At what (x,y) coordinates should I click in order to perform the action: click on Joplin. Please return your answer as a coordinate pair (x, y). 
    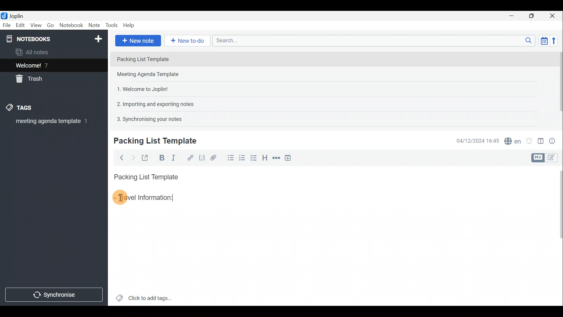
    Looking at the image, I should click on (14, 16).